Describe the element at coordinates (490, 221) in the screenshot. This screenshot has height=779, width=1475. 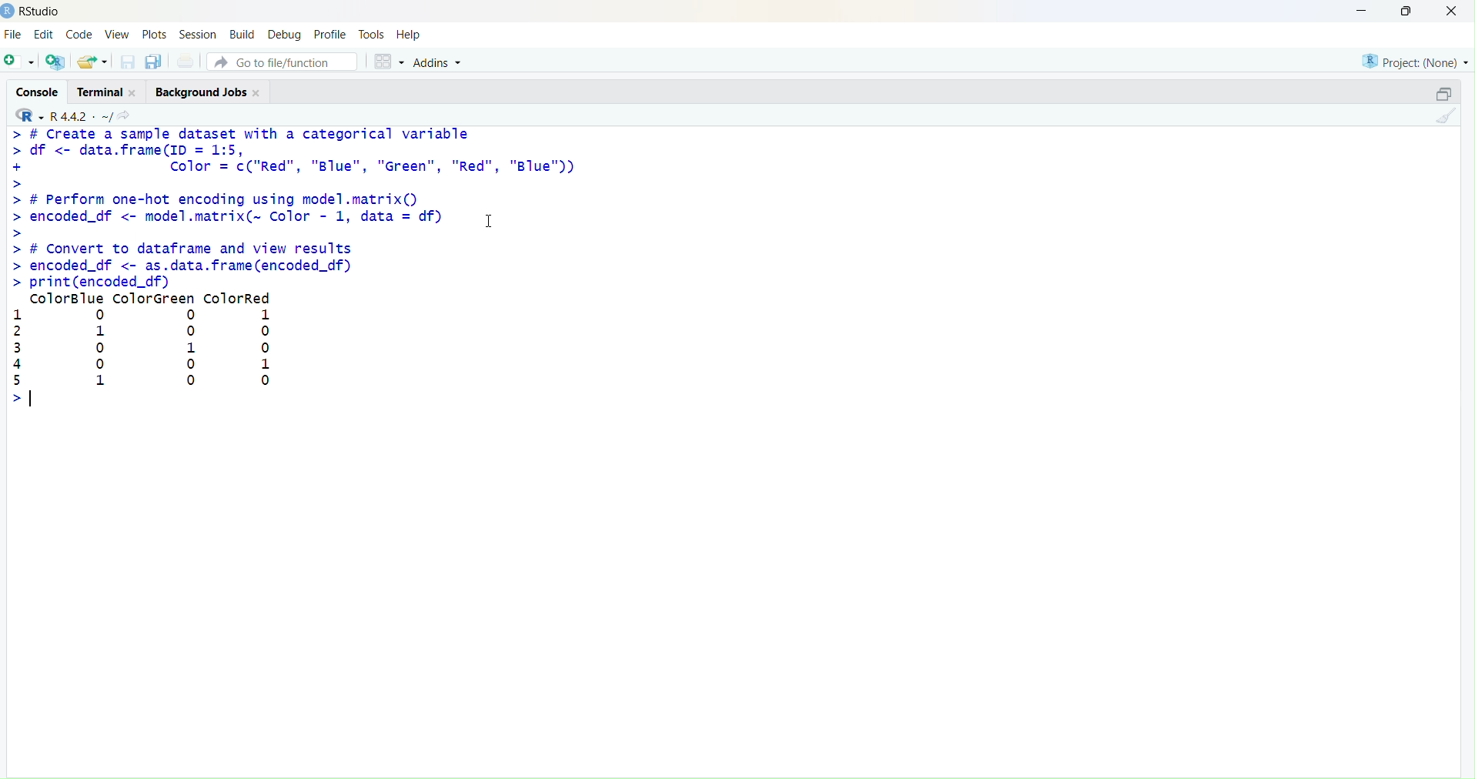
I see `cursor` at that location.